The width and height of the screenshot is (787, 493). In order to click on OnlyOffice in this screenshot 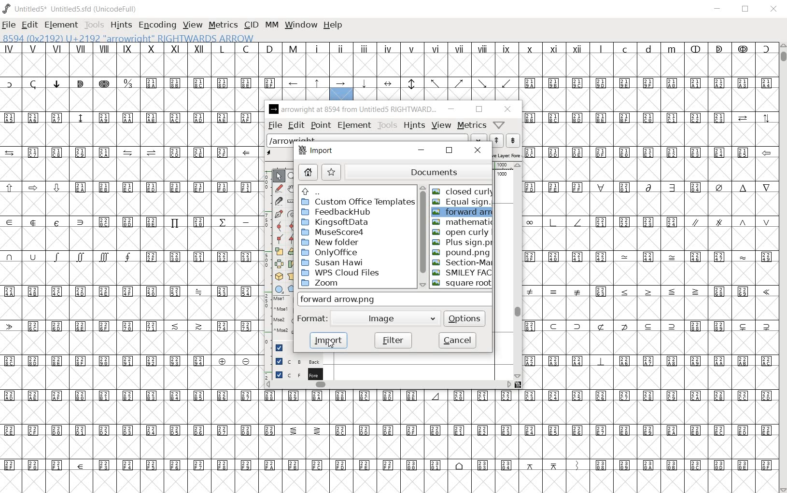, I will do `click(329, 252)`.